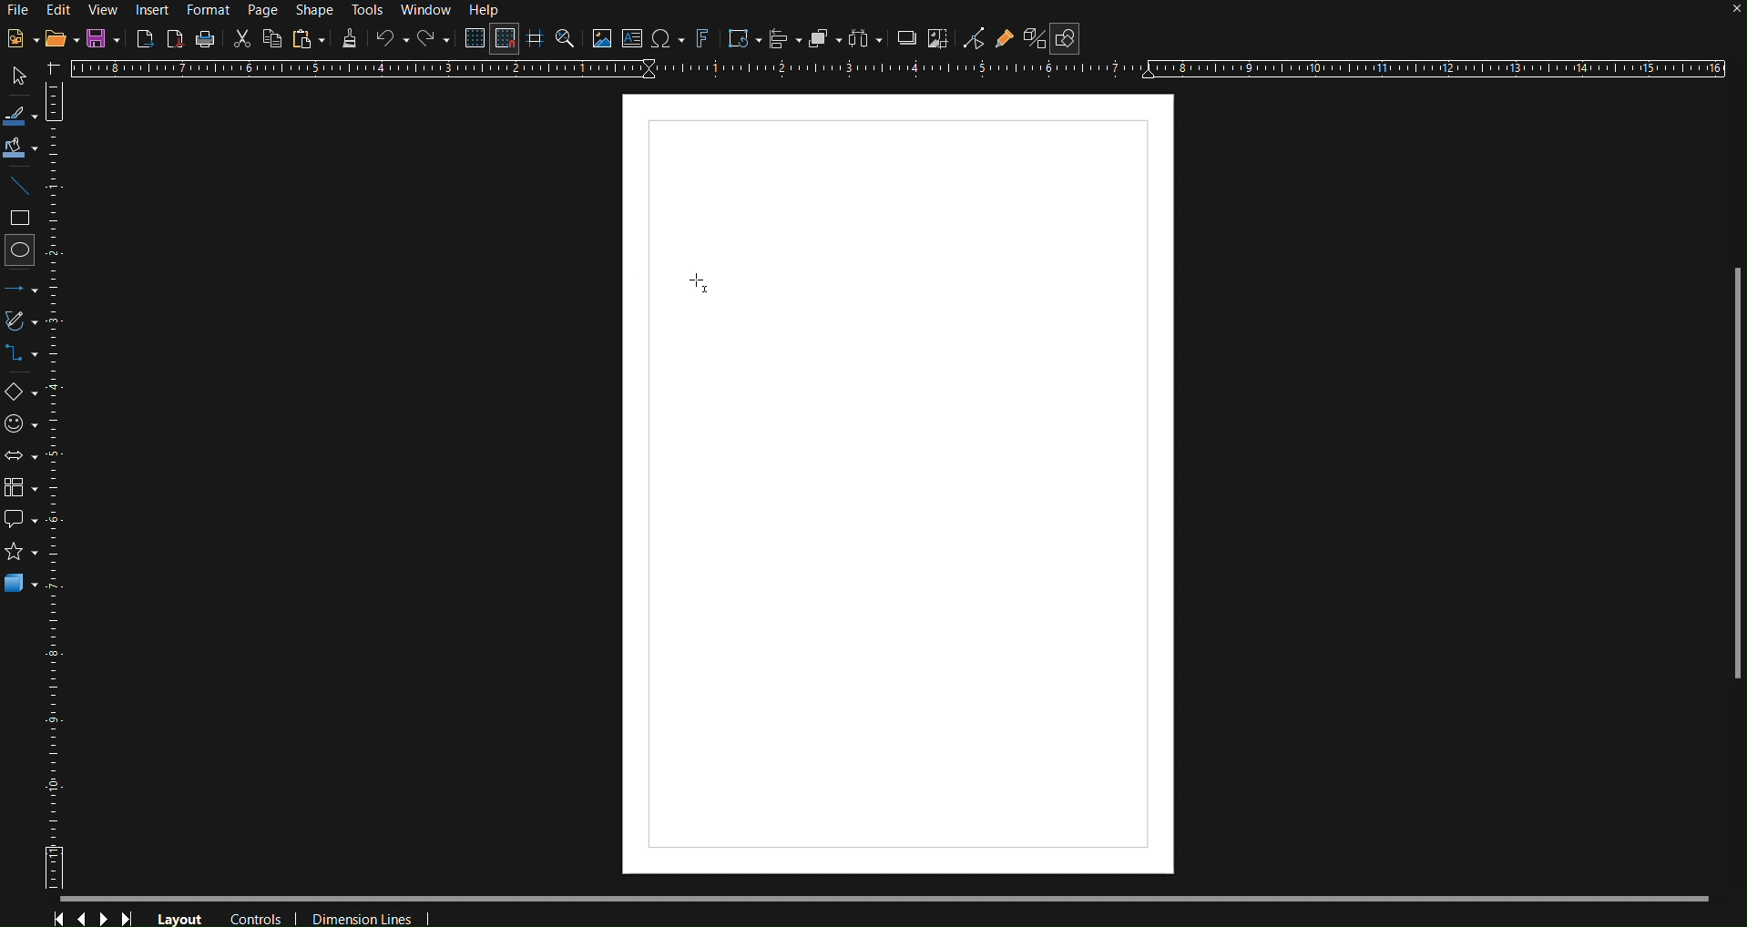 The image size is (1747, 927). Describe the element at coordinates (26, 359) in the screenshot. I see `Connectors` at that location.